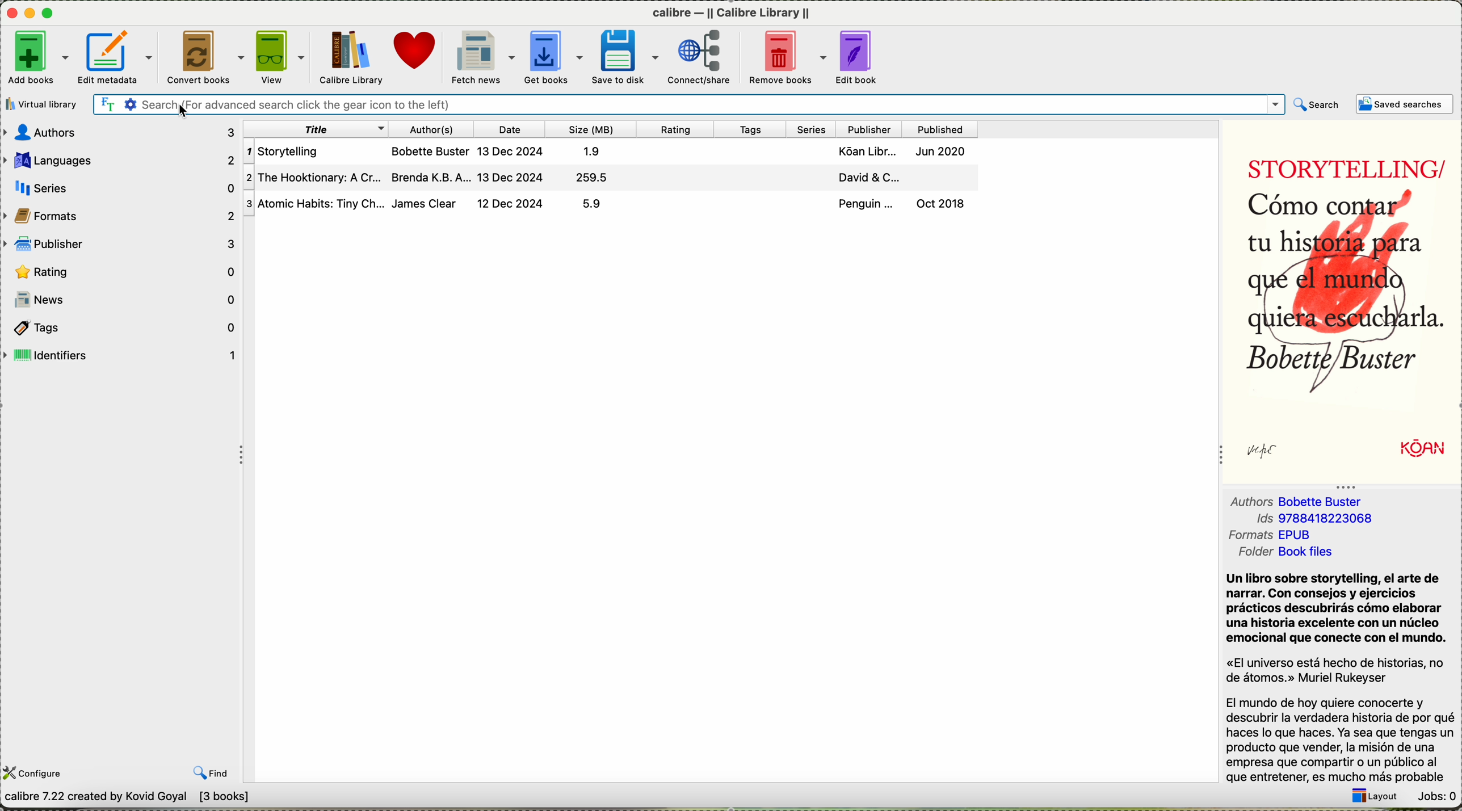 The width and height of the screenshot is (1462, 811). What do you see at coordinates (121, 299) in the screenshot?
I see `news` at bounding box center [121, 299].